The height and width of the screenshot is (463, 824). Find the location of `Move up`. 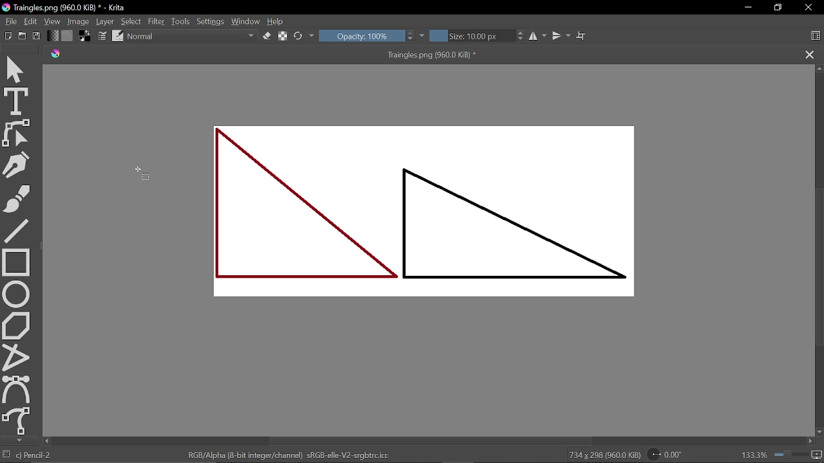

Move up is located at coordinates (819, 68).